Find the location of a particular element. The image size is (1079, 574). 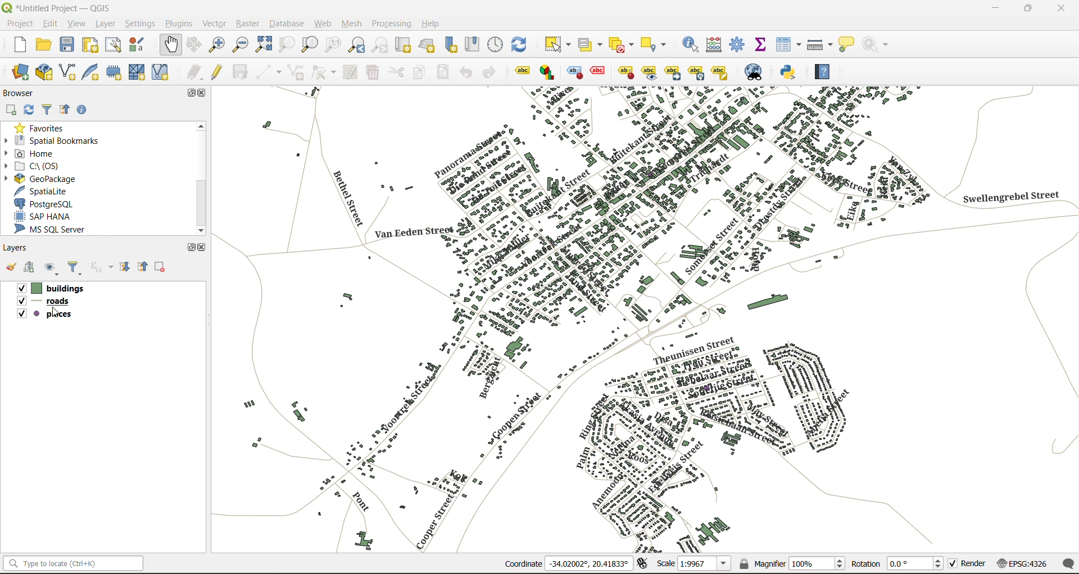

manage map is located at coordinates (53, 268).